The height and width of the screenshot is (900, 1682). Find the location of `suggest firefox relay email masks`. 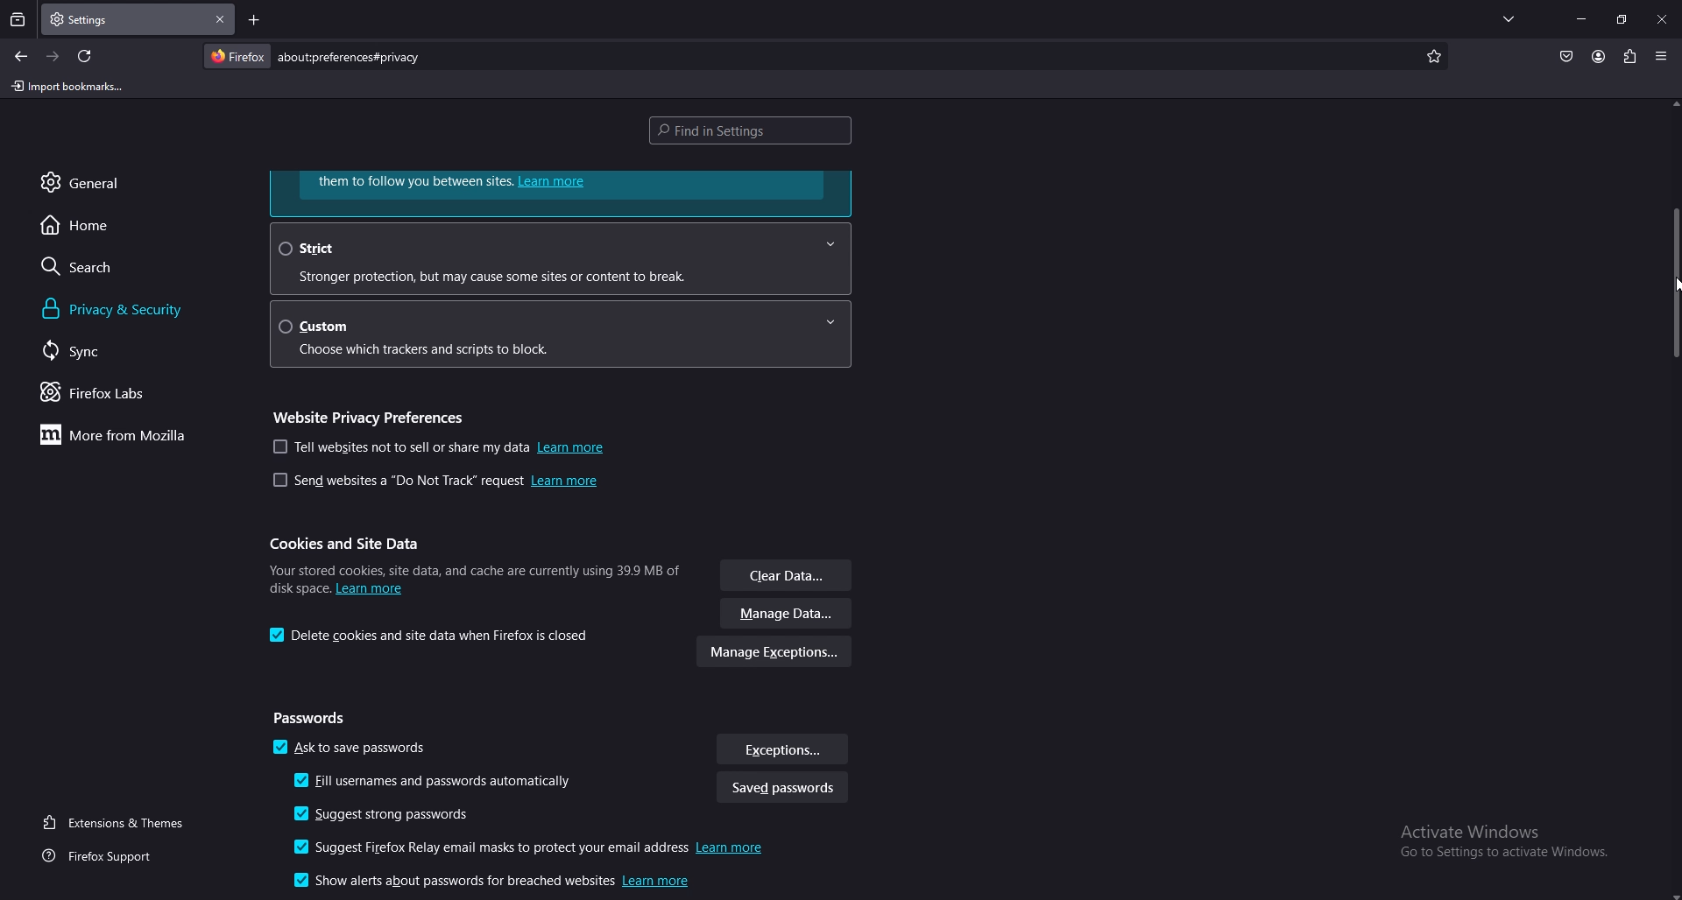

suggest firefox relay email masks is located at coordinates (534, 849).